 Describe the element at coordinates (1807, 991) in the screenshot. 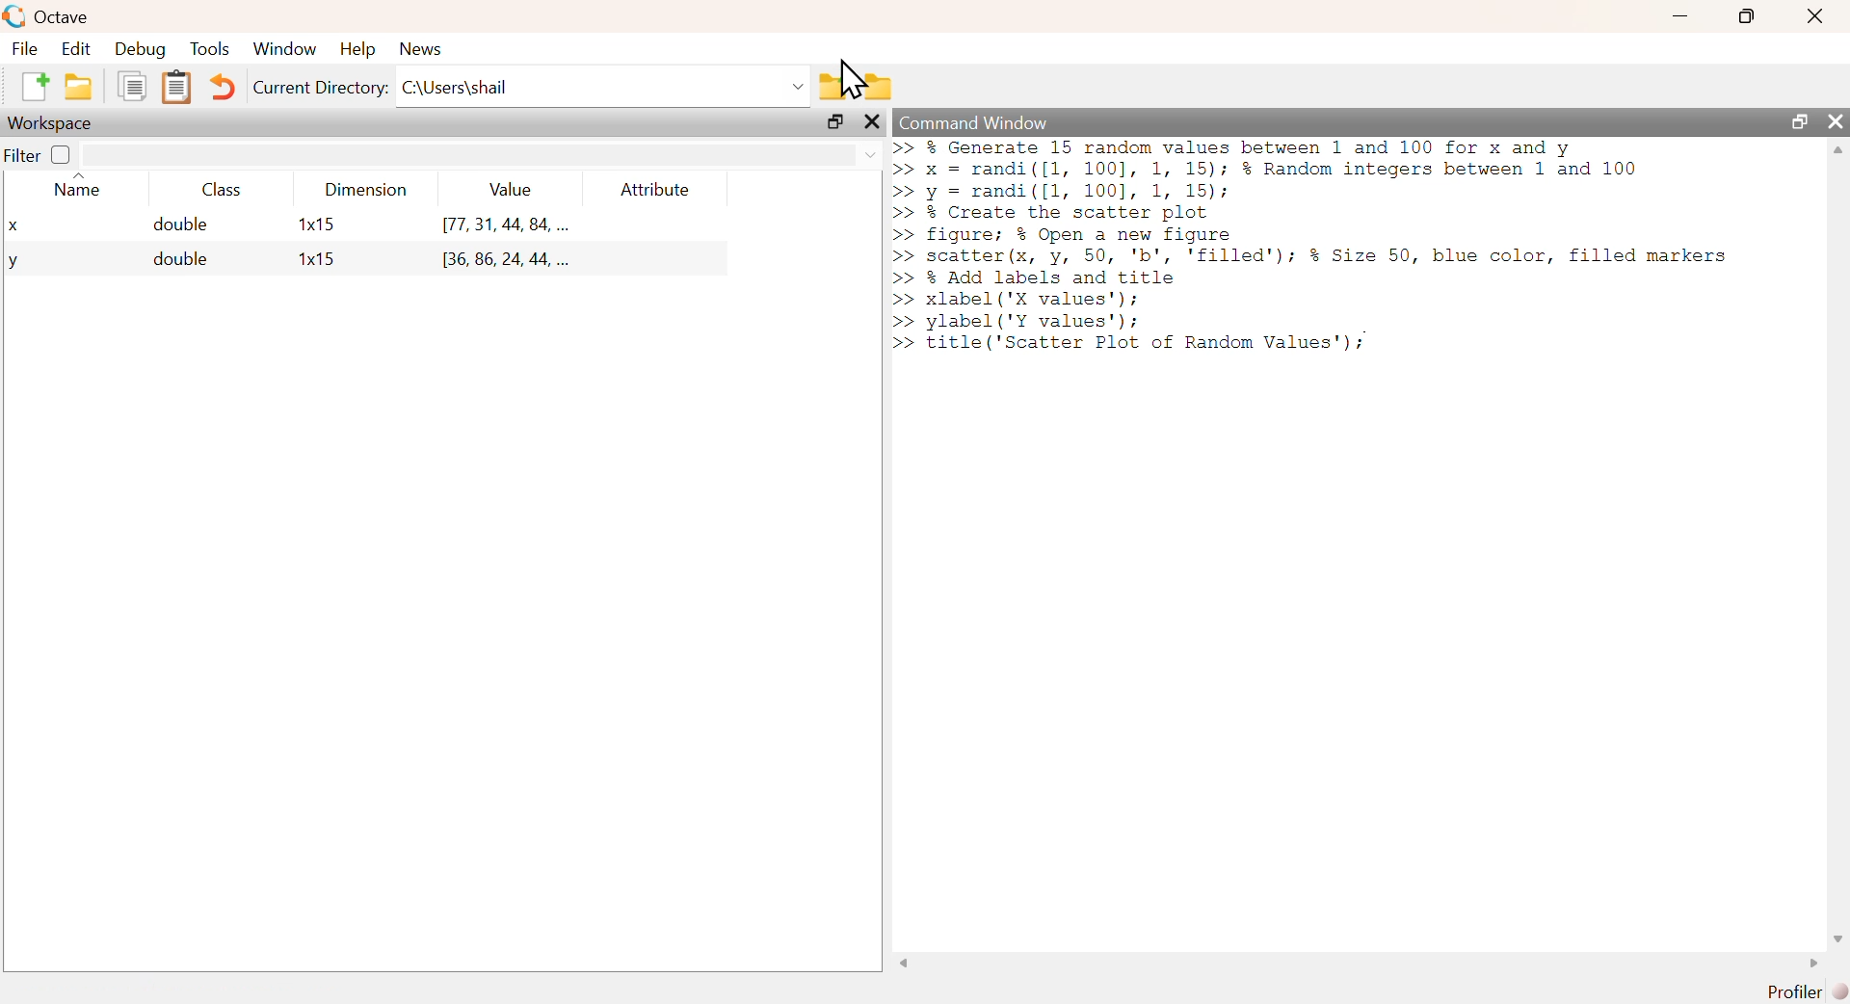

I see `Profiler` at that location.